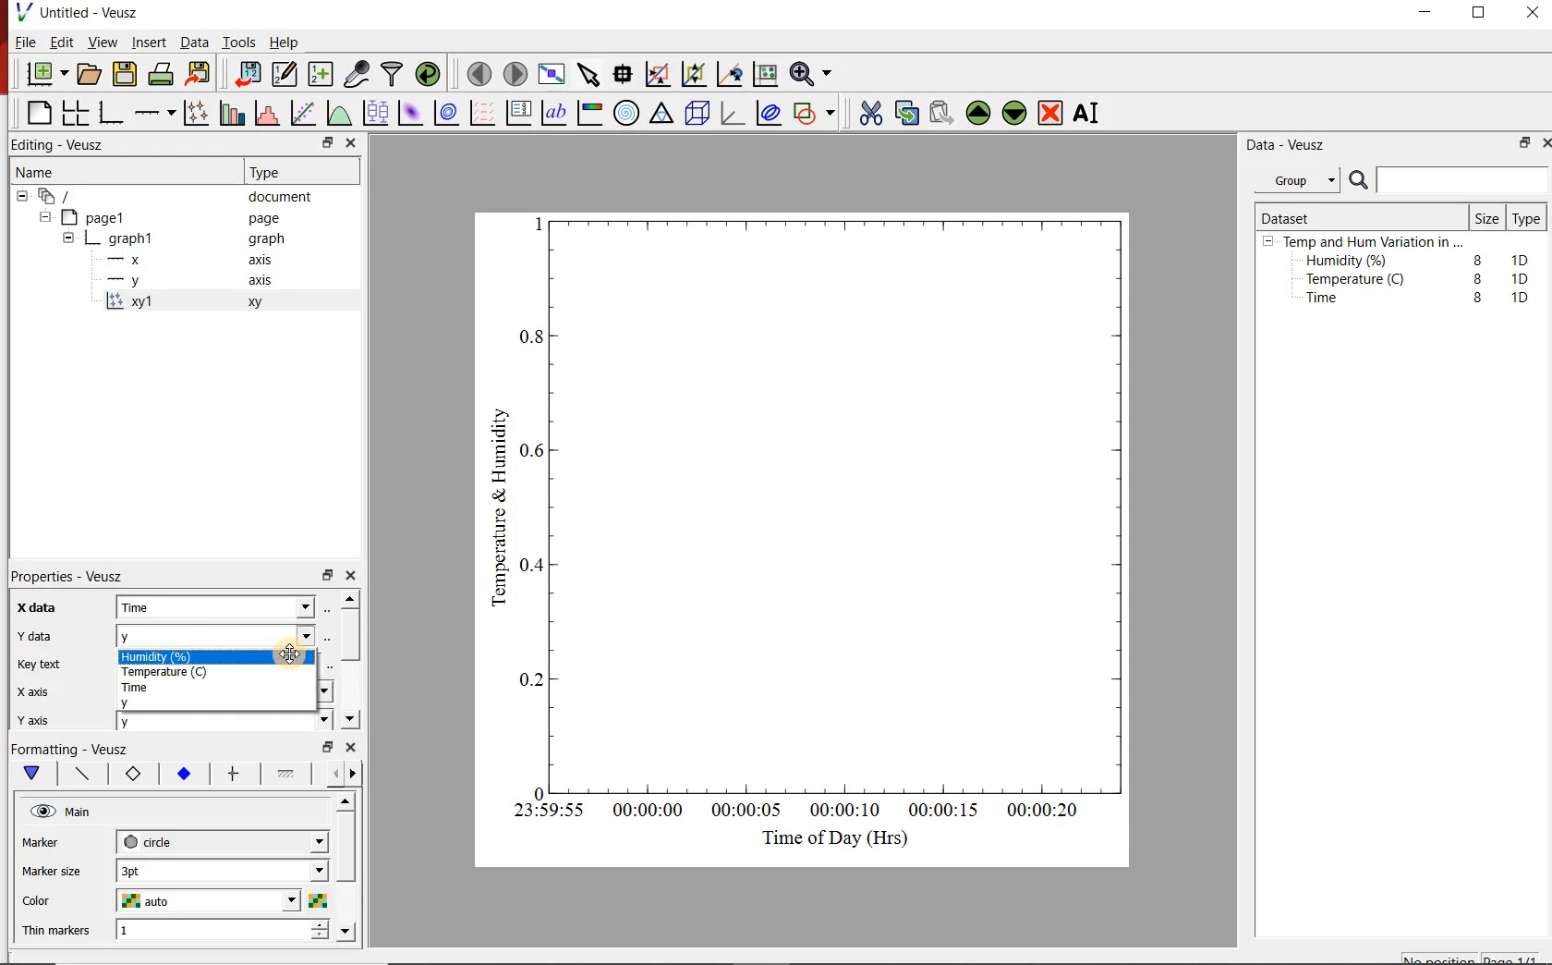 This screenshot has height=965, width=1552. I want to click on hide sub menu, so click(1268, 244).